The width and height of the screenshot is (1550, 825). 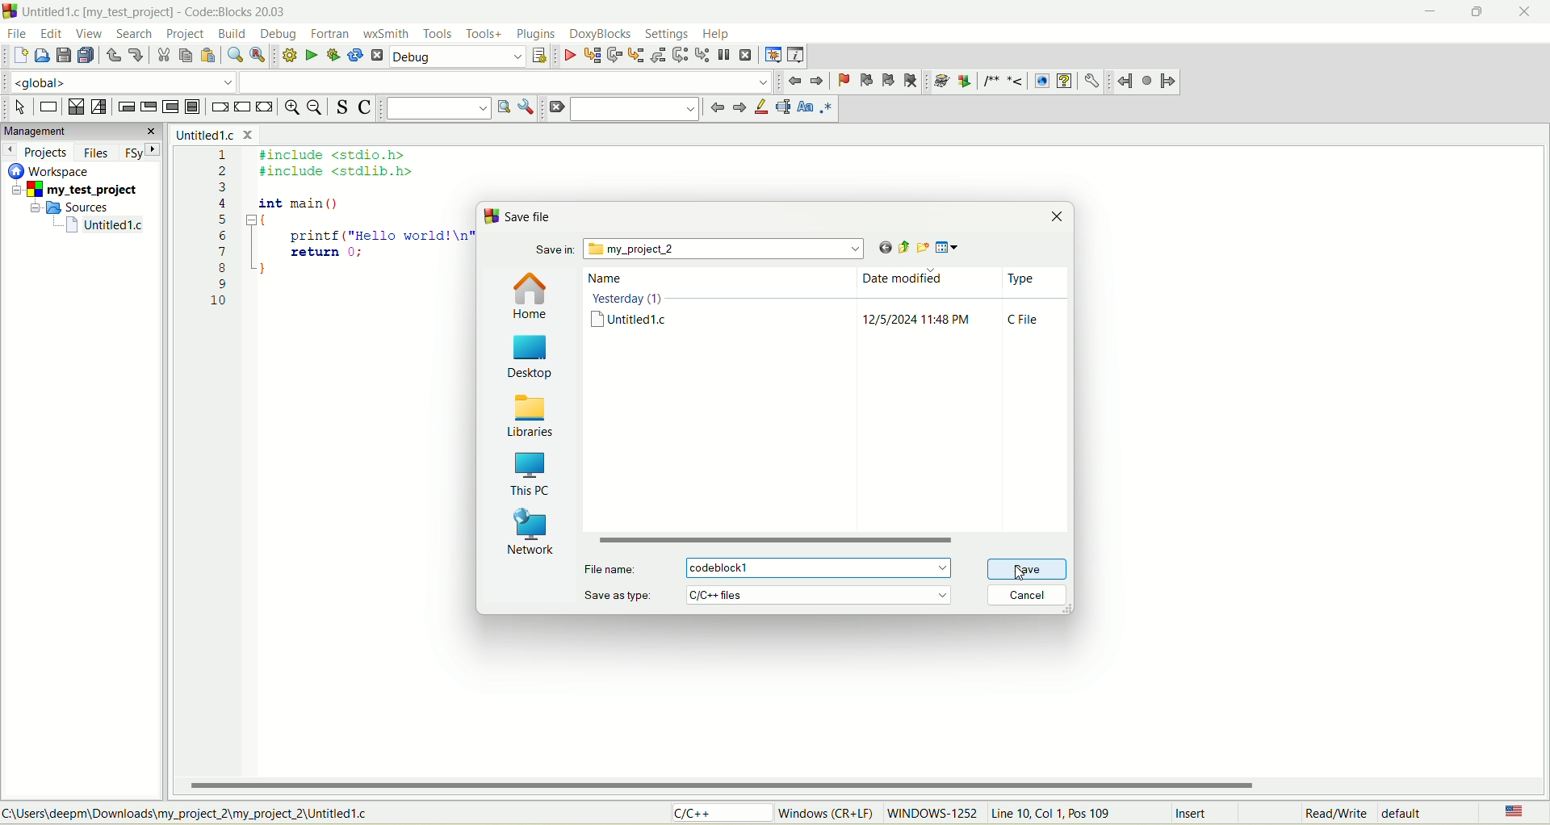 What do you see at coordinates (172, 108) in the screenshot?
I see `counting loop` at bounding box center [172, 108].